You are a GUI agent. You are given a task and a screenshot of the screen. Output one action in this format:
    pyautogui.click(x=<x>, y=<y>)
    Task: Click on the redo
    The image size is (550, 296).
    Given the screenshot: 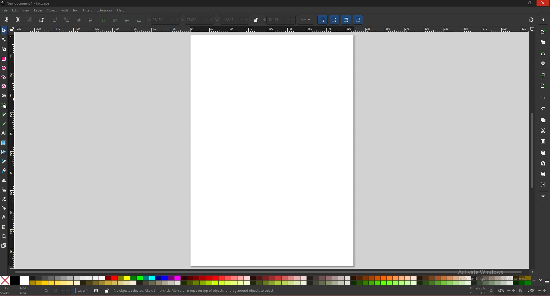 What is the action you would take?
    pyautogui.click(x=543, y=108)
    